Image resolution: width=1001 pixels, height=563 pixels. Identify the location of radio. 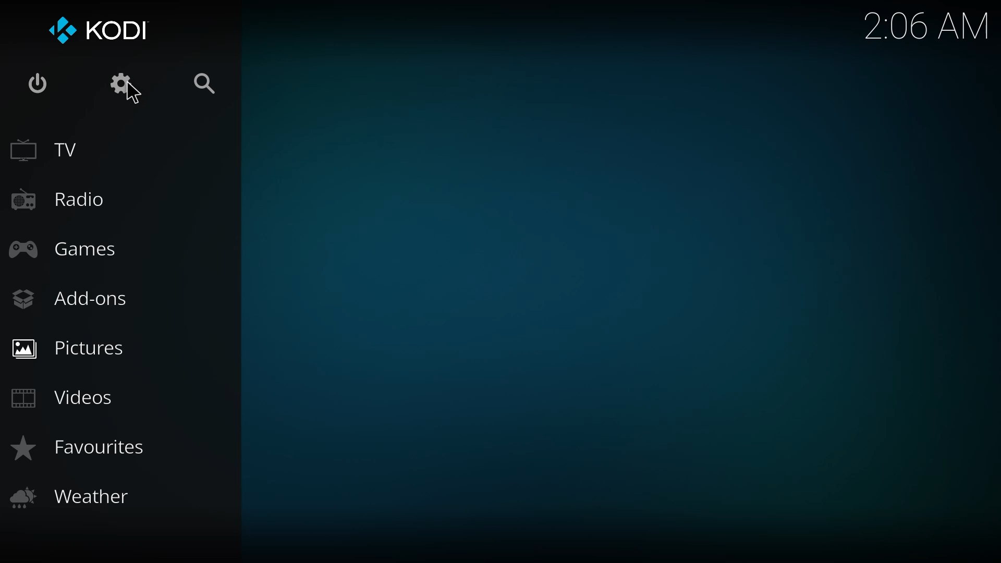
(63, 196).